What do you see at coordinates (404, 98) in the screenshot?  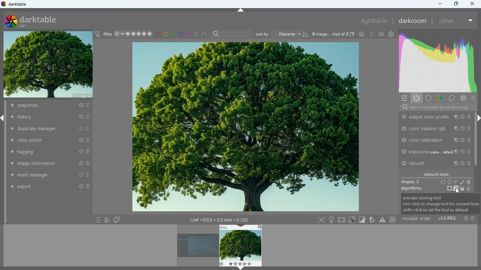 I see `settings` at bounding box center [404, 98].